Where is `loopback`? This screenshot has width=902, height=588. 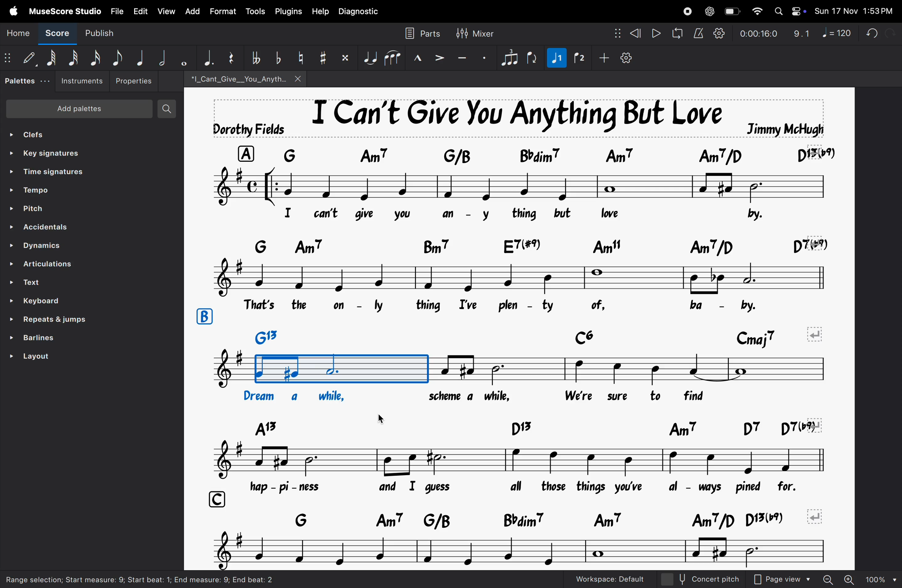
loopback is located at coordinates (677, 33).